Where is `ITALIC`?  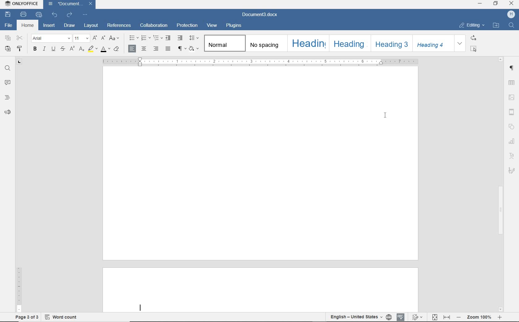 ITALIC is located at coordinates (44, 49).